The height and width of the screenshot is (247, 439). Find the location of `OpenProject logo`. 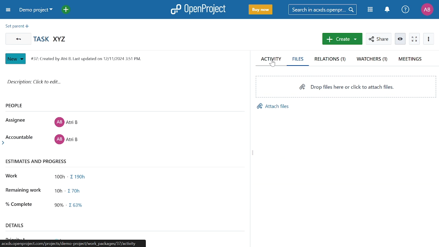

OpenProject logo is located at coordinates (200, 8).